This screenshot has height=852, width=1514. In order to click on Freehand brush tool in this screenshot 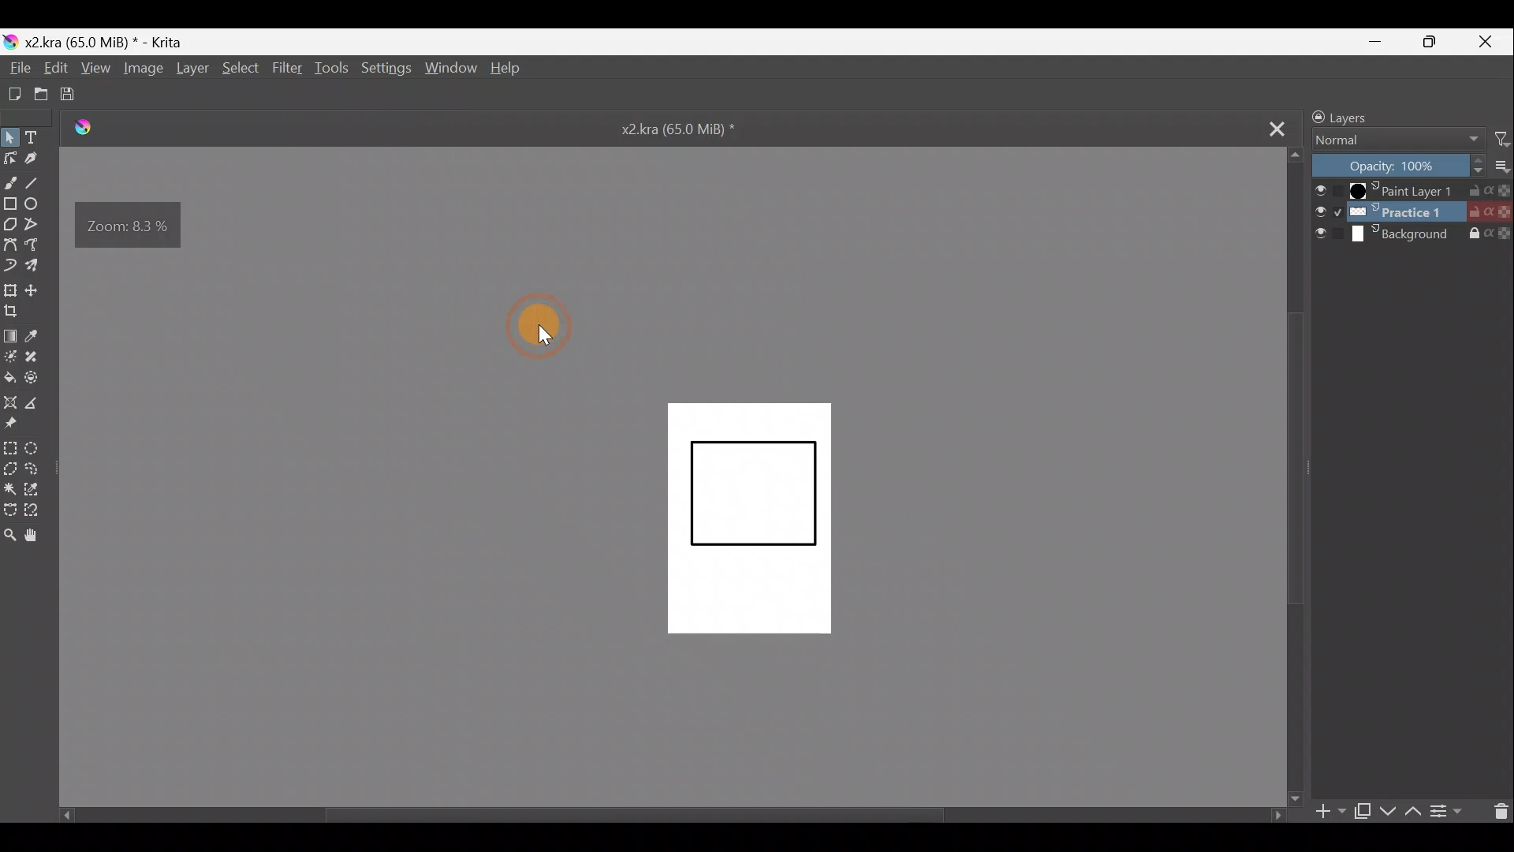, I will do `click(10, 178)`.